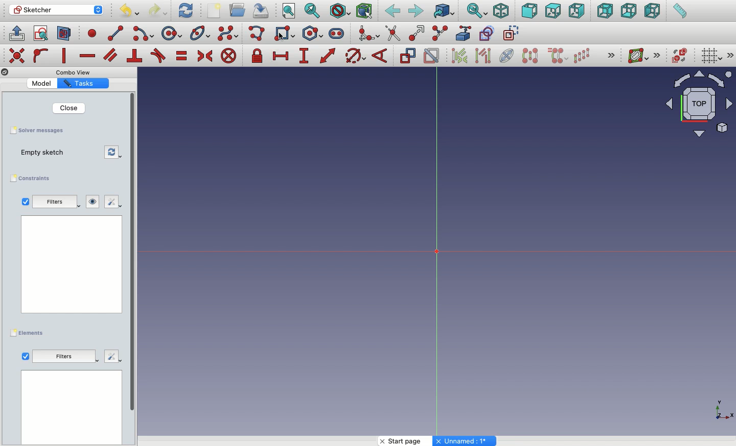 The width and height of the screenshot is (736, 446). I want to click on Start page, so click(406, 441).